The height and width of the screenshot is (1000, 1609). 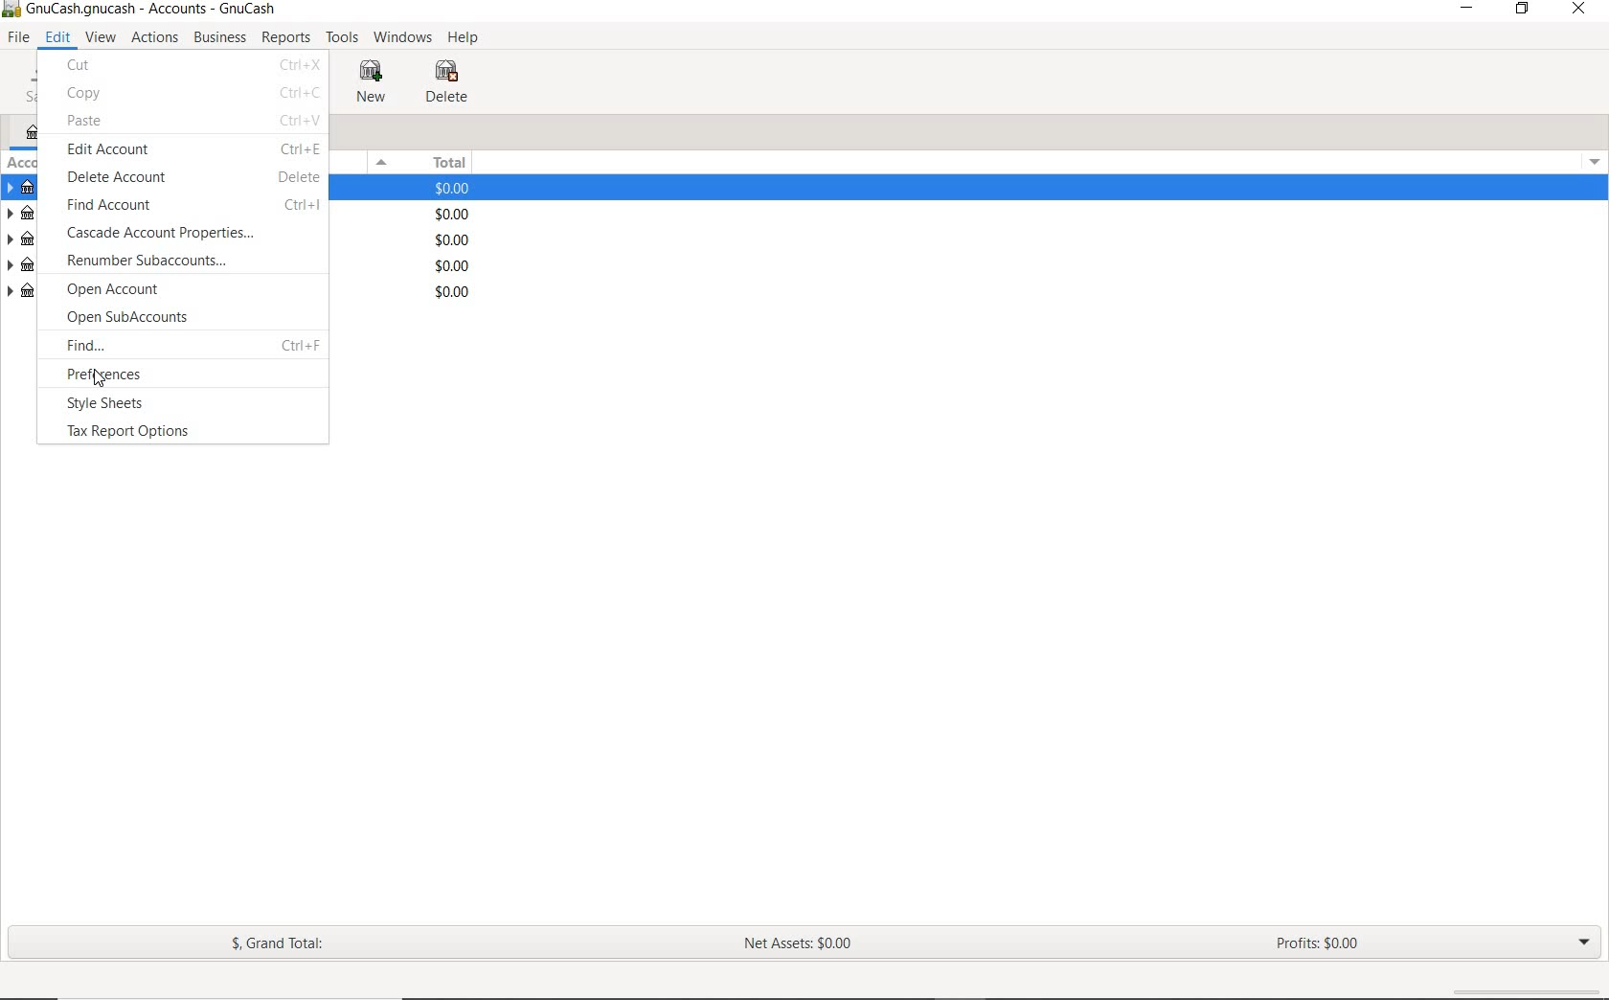 What do you see at coordinates (192, 94) in the screenshot?
I see `COPY` at bounding box center [192, 94].